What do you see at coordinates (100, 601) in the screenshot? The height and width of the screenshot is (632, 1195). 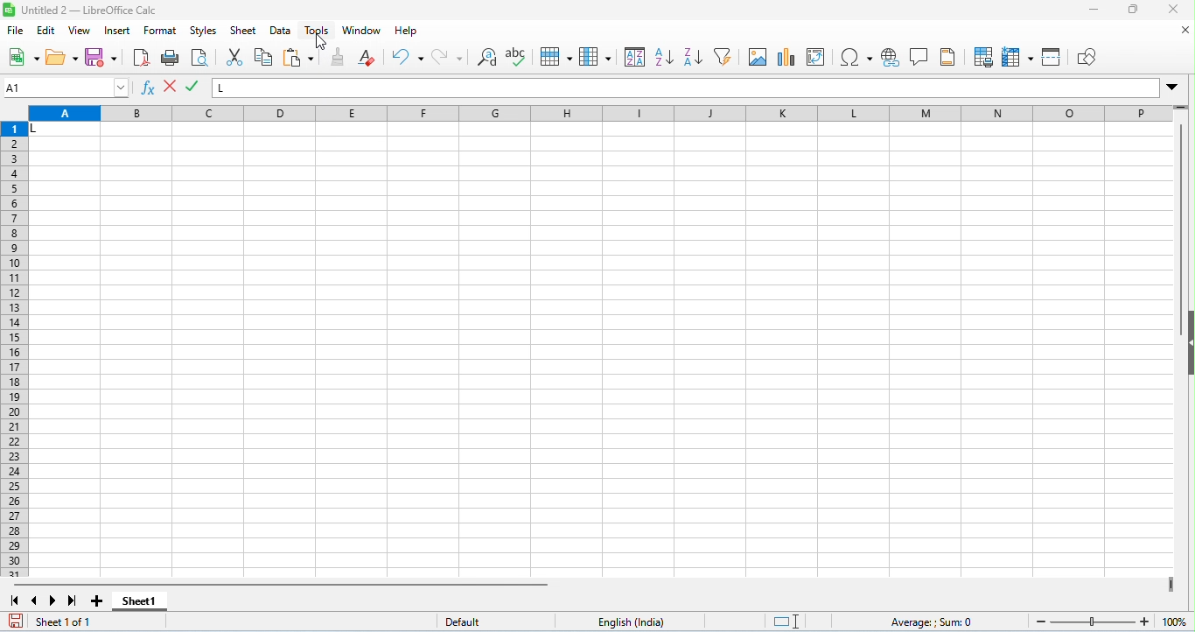 I see `add sheet` at bounding box center [100, 601].